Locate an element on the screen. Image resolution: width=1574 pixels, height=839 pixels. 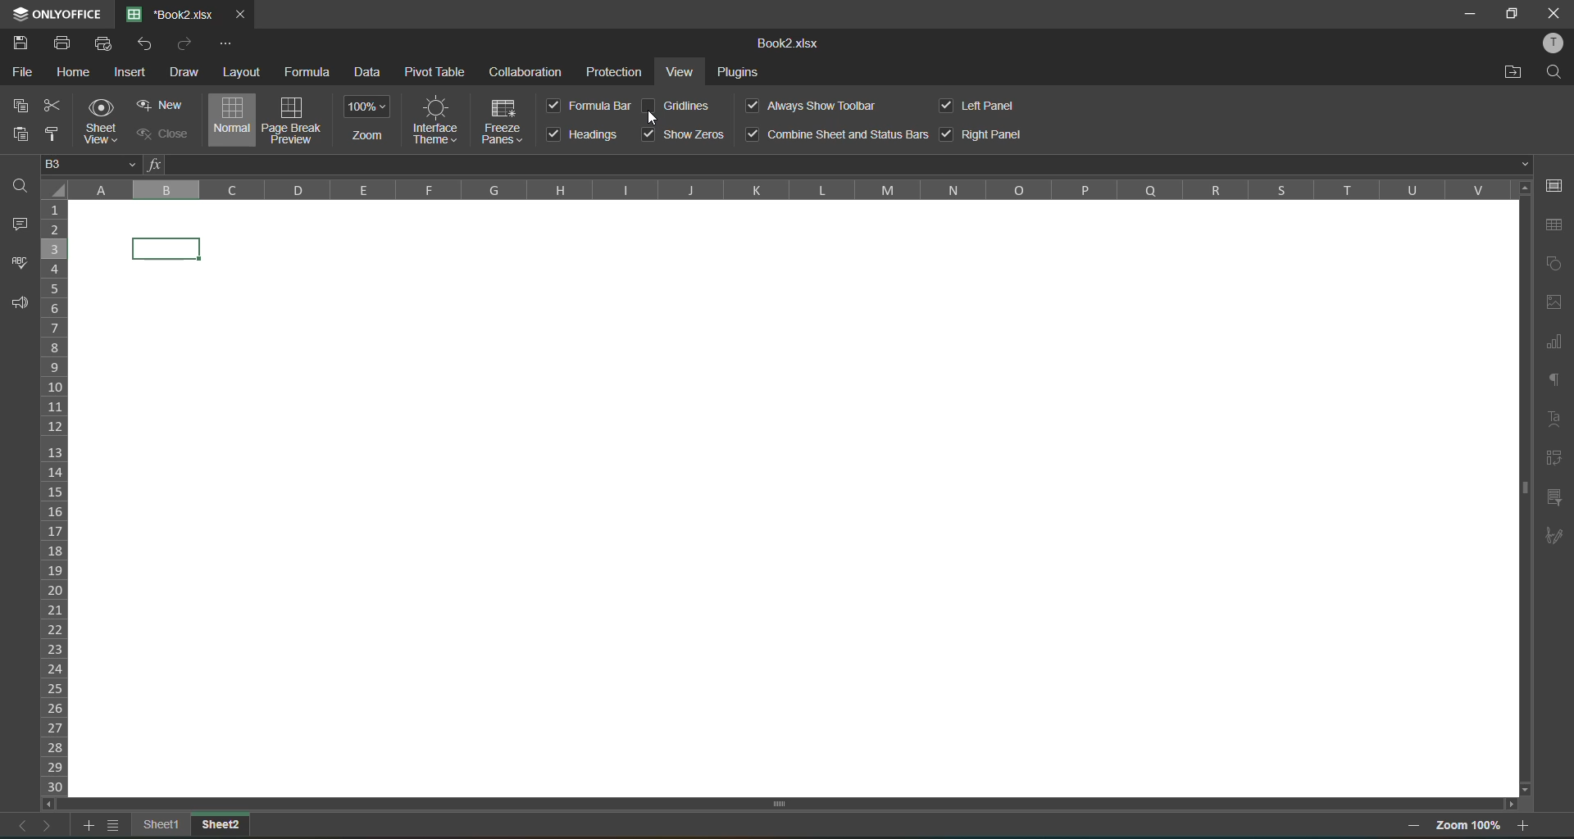
cut is located at coordinates (57, 107).